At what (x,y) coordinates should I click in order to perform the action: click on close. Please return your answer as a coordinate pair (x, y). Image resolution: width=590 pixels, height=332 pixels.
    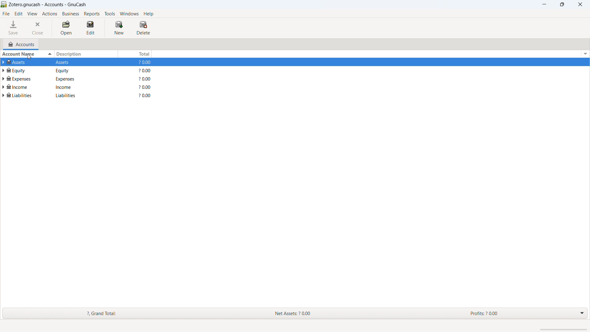
    Looking at the image, I should click on (580, 4).